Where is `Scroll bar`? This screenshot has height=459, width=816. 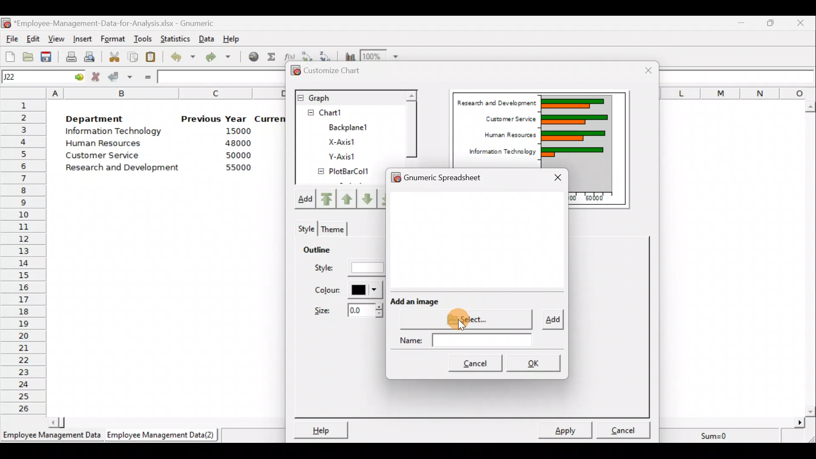 Scroll bar is located at coordinates (411, 127).